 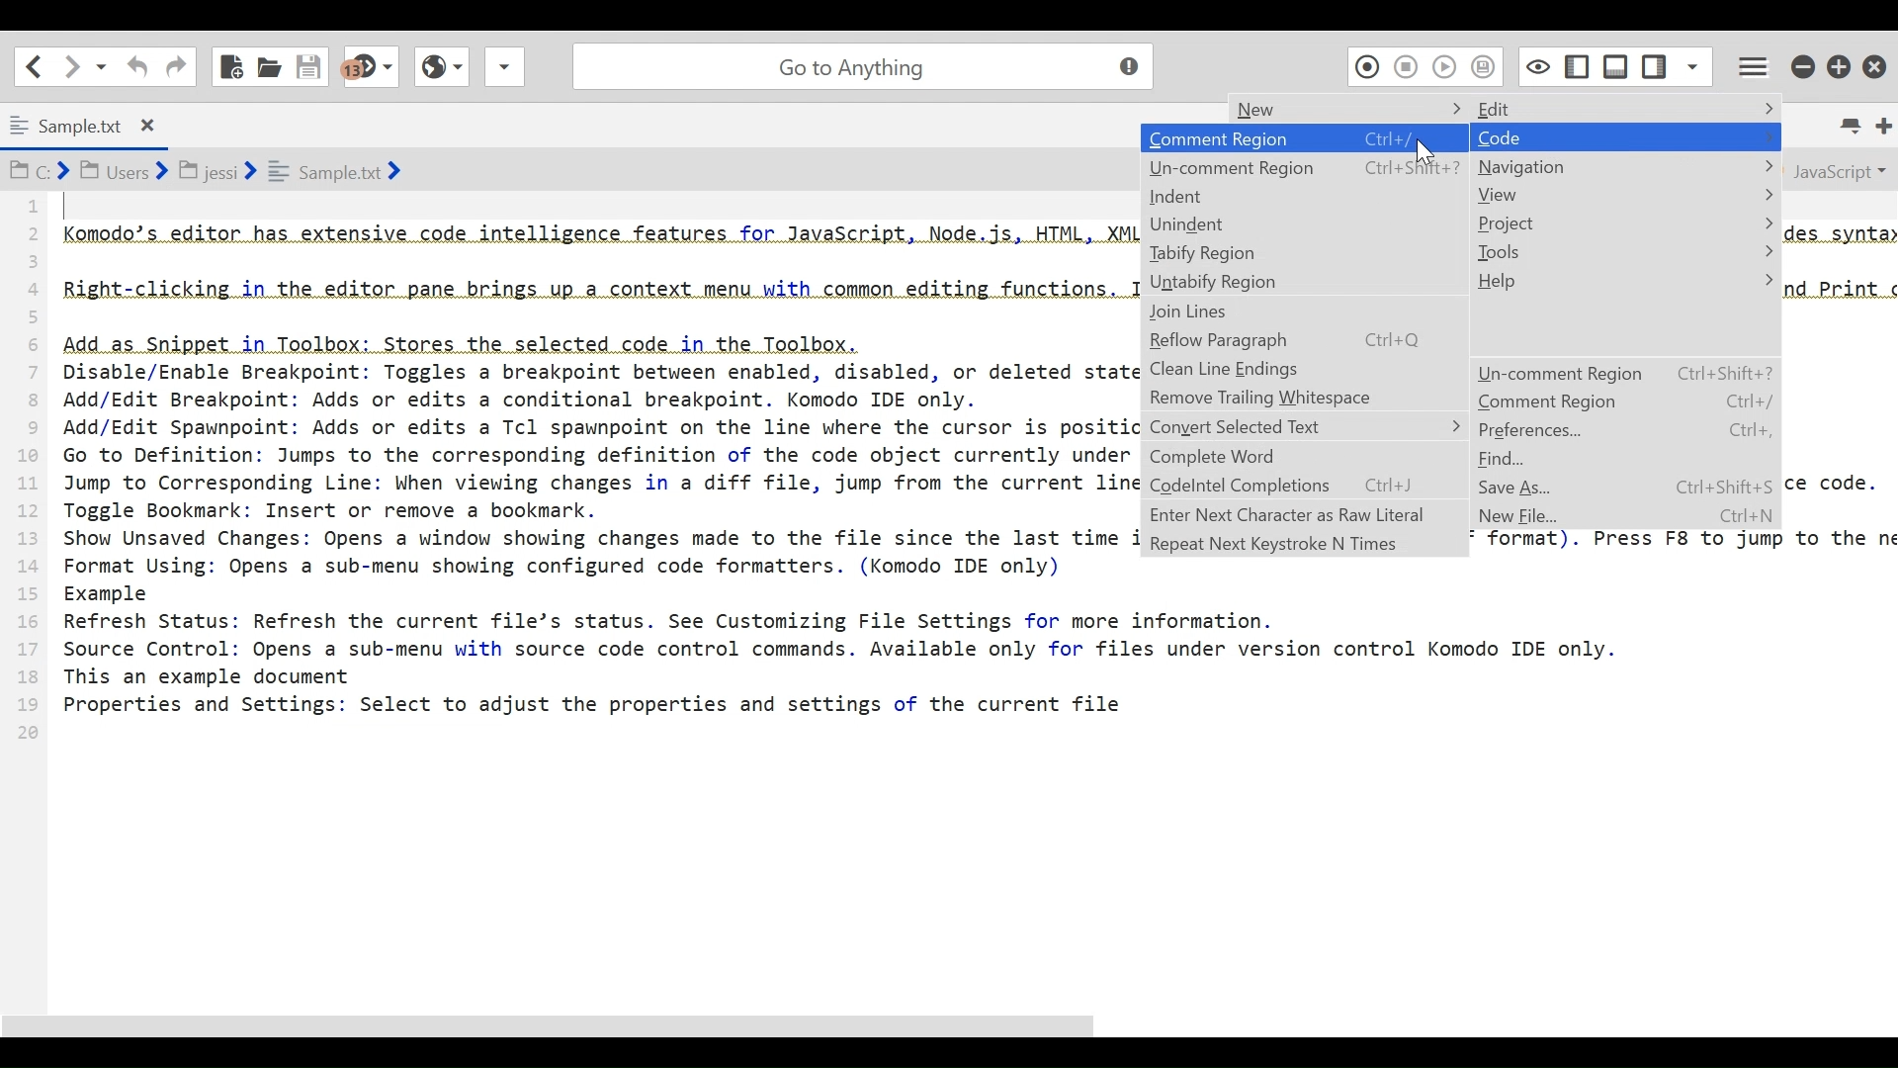 What do you see at coordinates (1306, 138) in the screenshot?
I see `Comment Region` at bounding box center [1306, 138].